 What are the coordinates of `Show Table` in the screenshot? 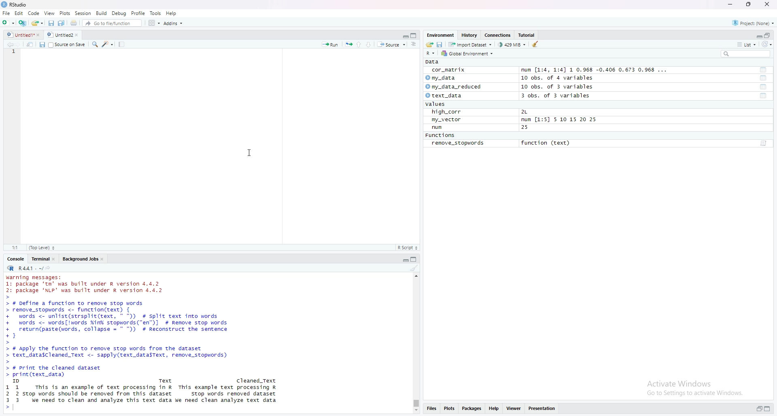 It's located at (764, 78).